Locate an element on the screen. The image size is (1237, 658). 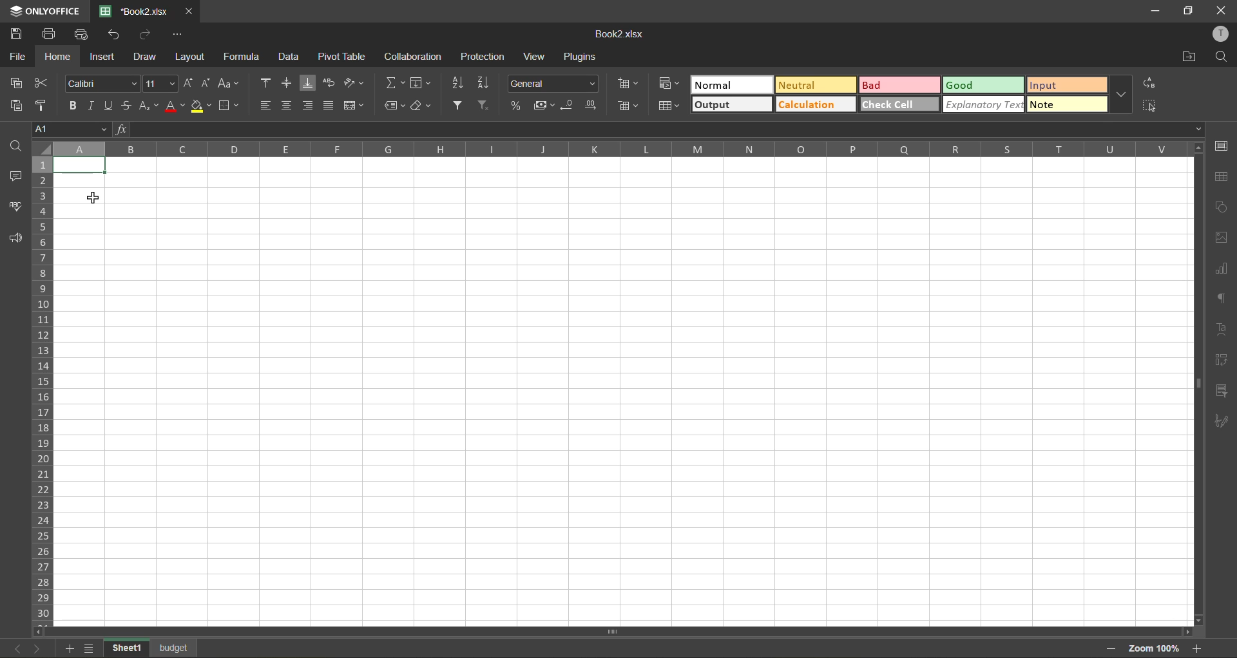
sheet list is located at coordinates (90, 648).